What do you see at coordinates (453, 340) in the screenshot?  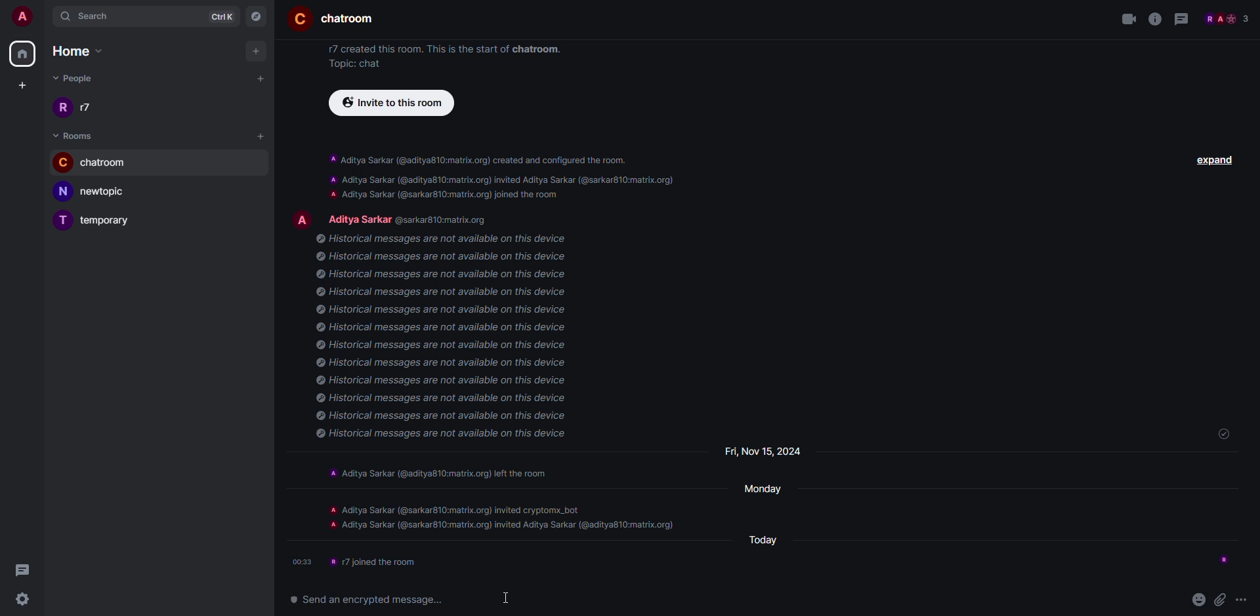 I see `@ Historical messages are not available on this device
© Historical messages are not available on this device
© Historical messages are not available on this device
© Historical messages are not available on this device
© Historical messages are not available on this device
© Historical messages are not available on this device
© Historical messages are not available on this device
© Historical messages are not available on this device
© Historical messages are not available on this device
© Historical messages are not available on this device
© Historical messages are not available on this device
© Historical messages are not available on this device` at bounding box center [453, 340].